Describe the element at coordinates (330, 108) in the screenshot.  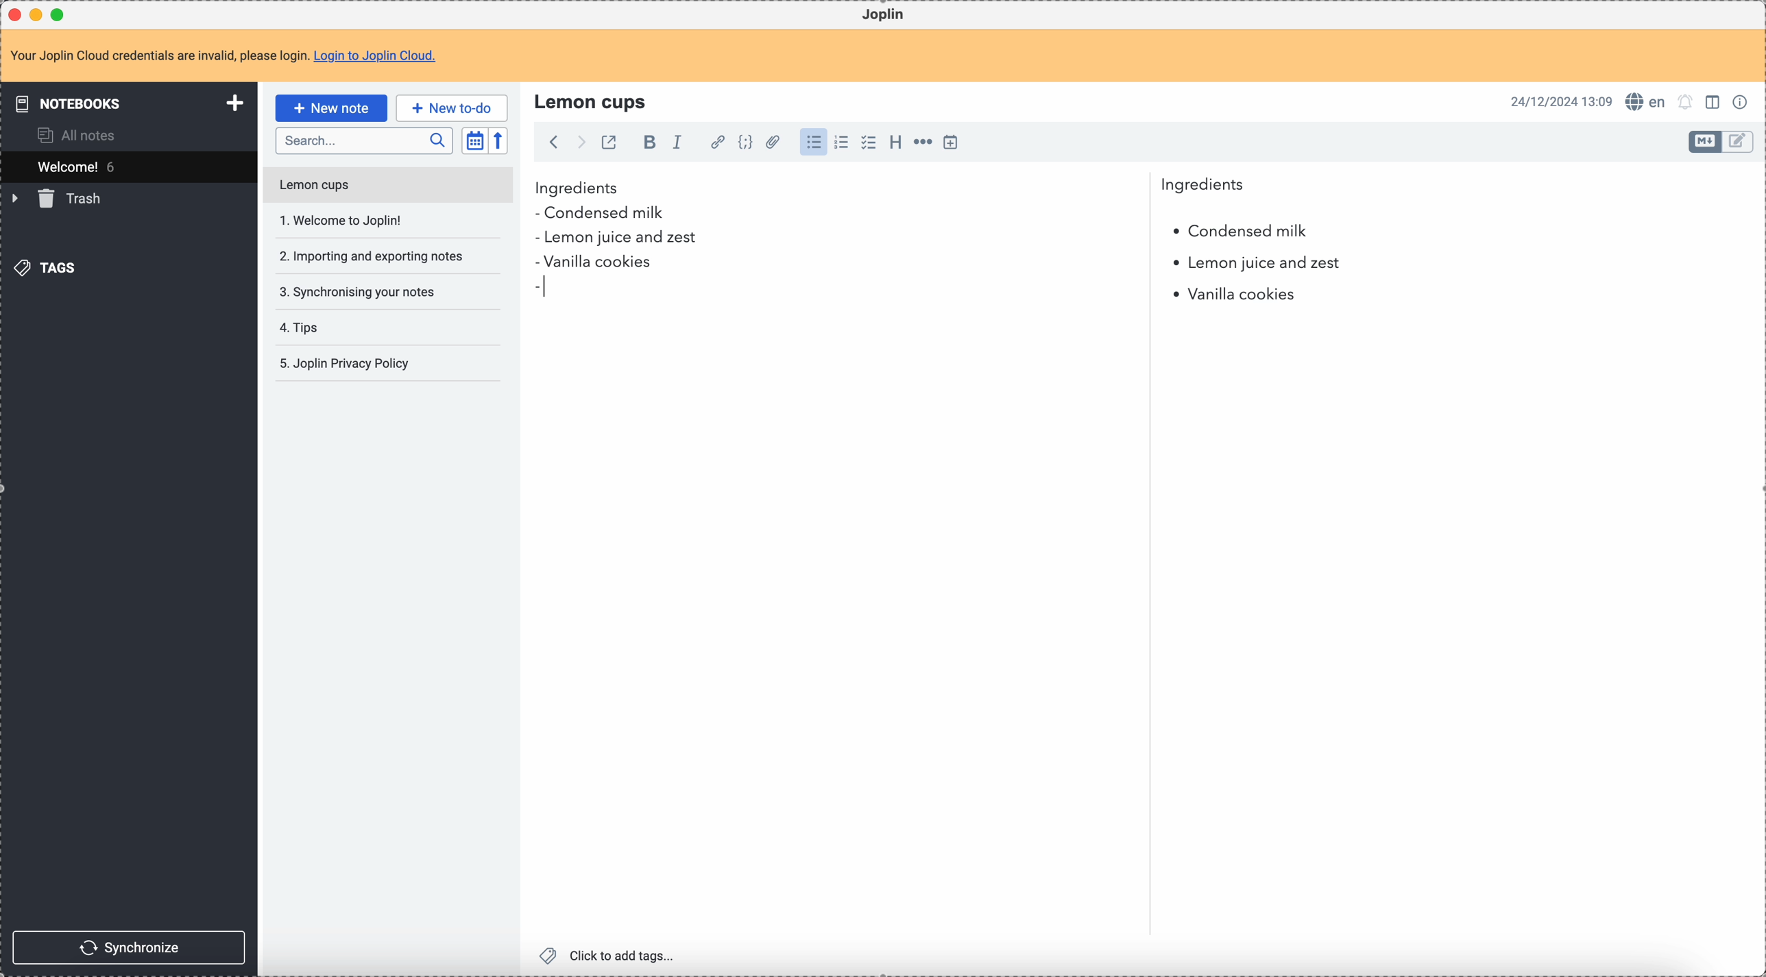
I see `click on new note` at that location.